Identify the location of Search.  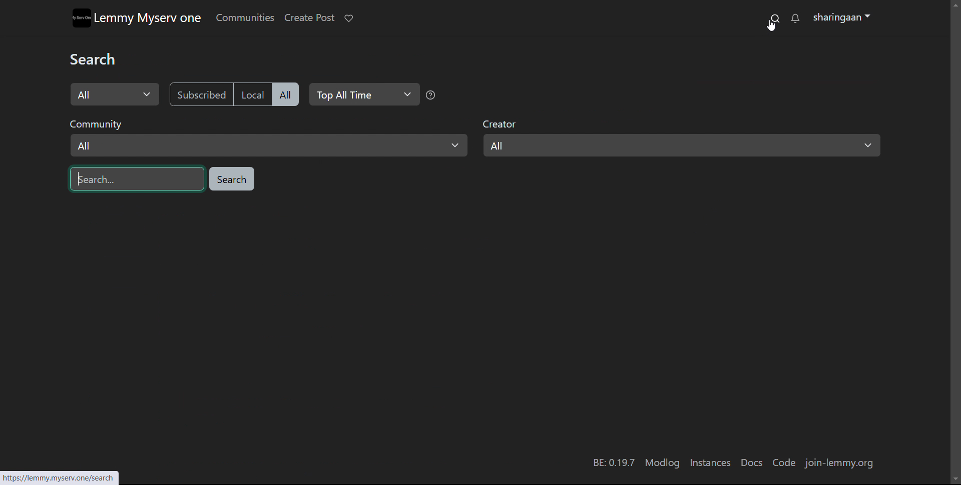
(99, 59).